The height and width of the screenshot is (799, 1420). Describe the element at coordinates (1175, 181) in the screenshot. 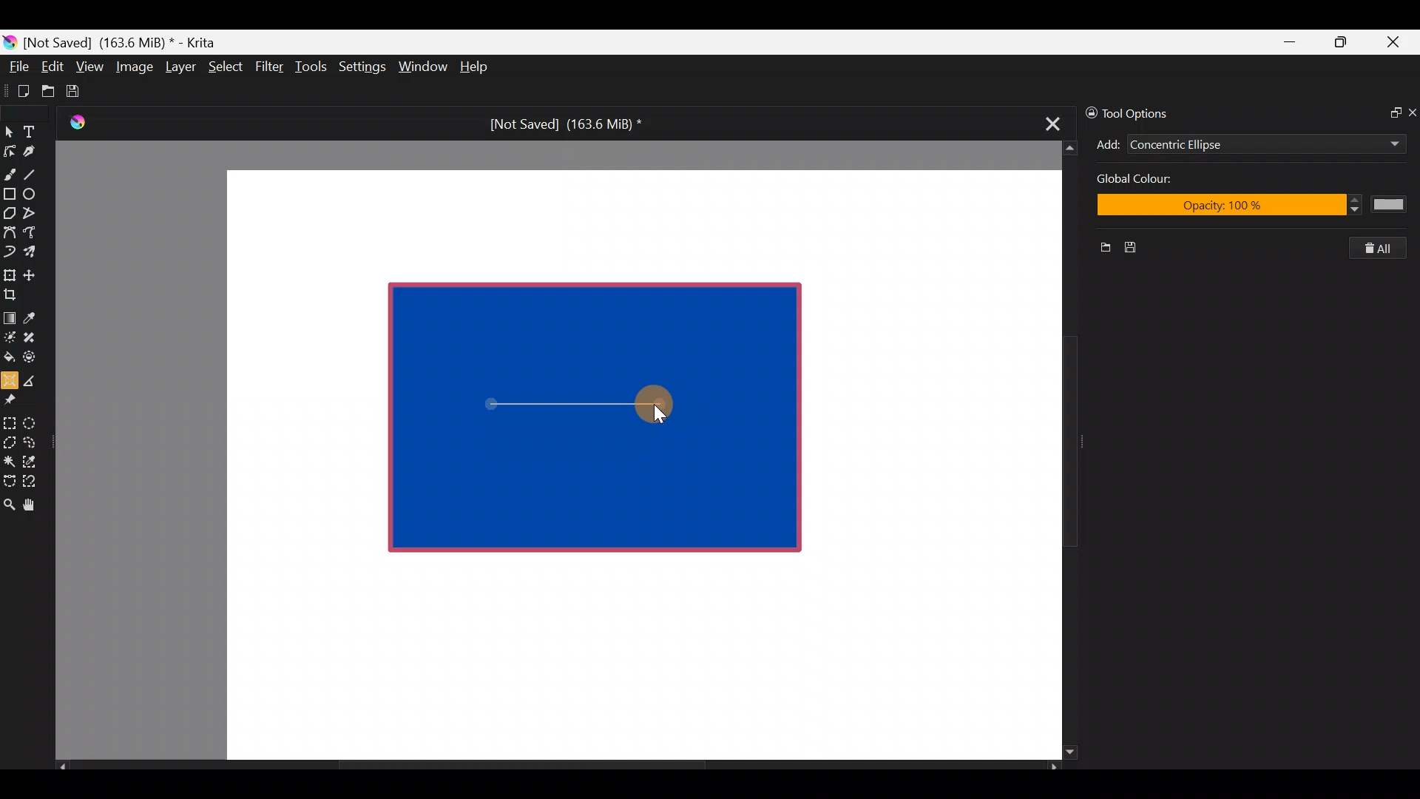

I see `Global color` at that location.